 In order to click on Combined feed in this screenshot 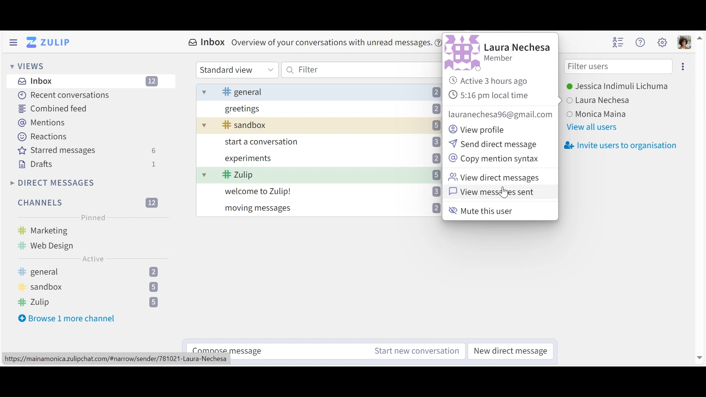, I will do `click(54, 108)`.